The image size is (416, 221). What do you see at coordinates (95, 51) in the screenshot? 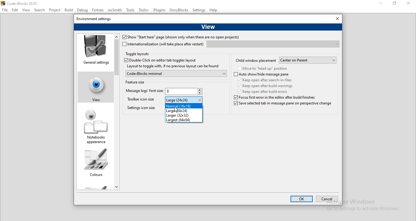
I see `general settings` at bounding box center [95, 51].